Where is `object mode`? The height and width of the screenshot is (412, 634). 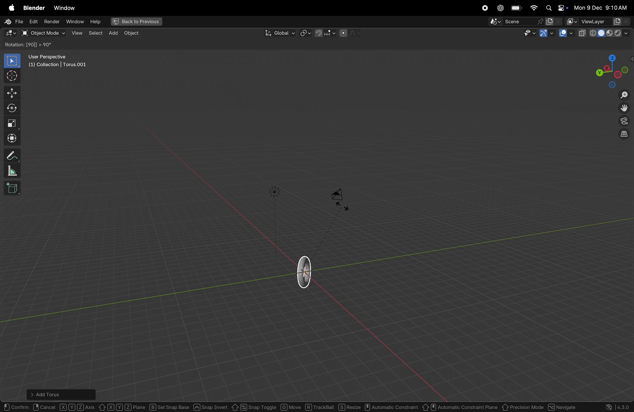 object mode is located at coordinates (43, 33).